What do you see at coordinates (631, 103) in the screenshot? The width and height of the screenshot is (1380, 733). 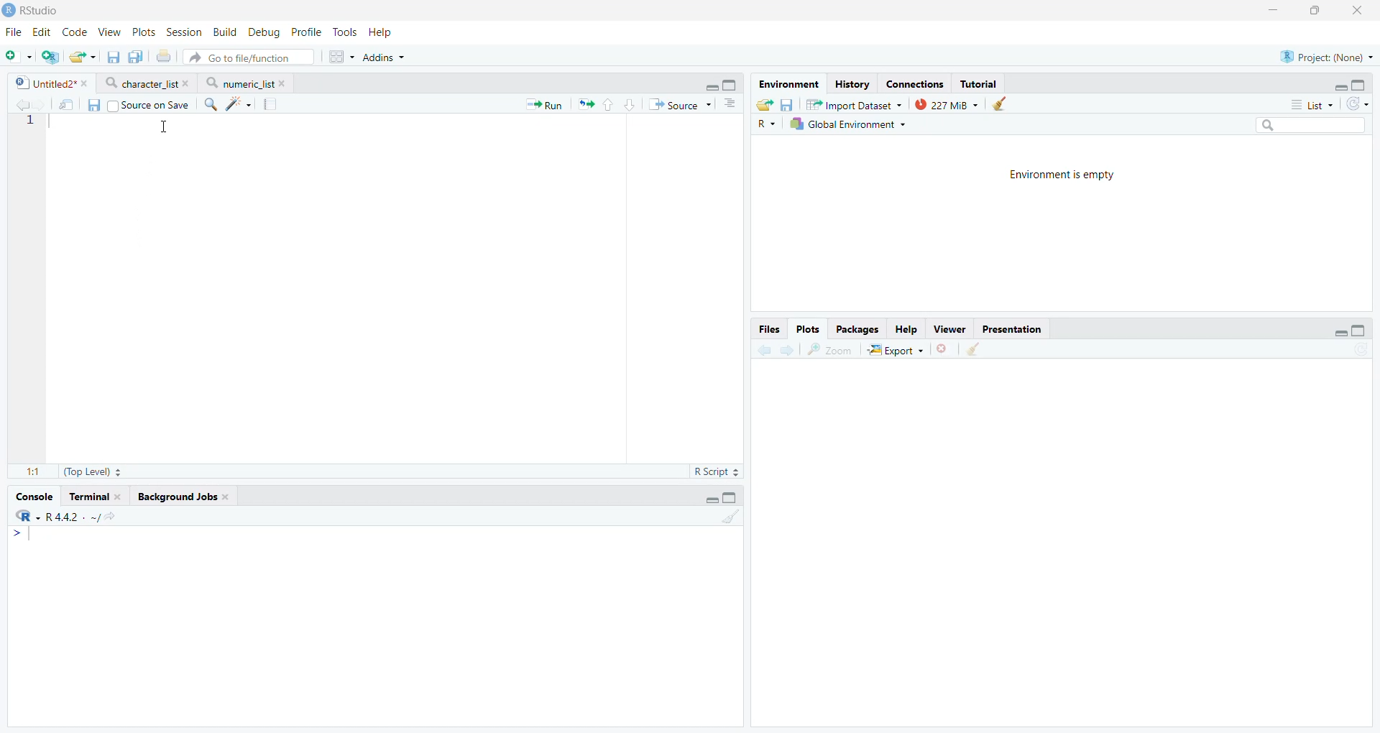 I see `Go to next section` at bounding box center [631, 103].